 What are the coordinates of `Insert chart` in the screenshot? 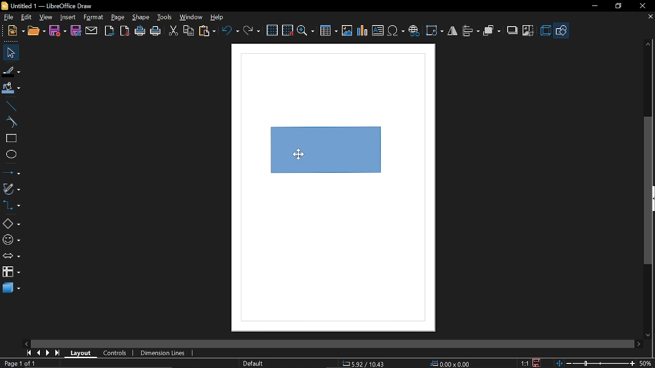 It's located at (362, 31).